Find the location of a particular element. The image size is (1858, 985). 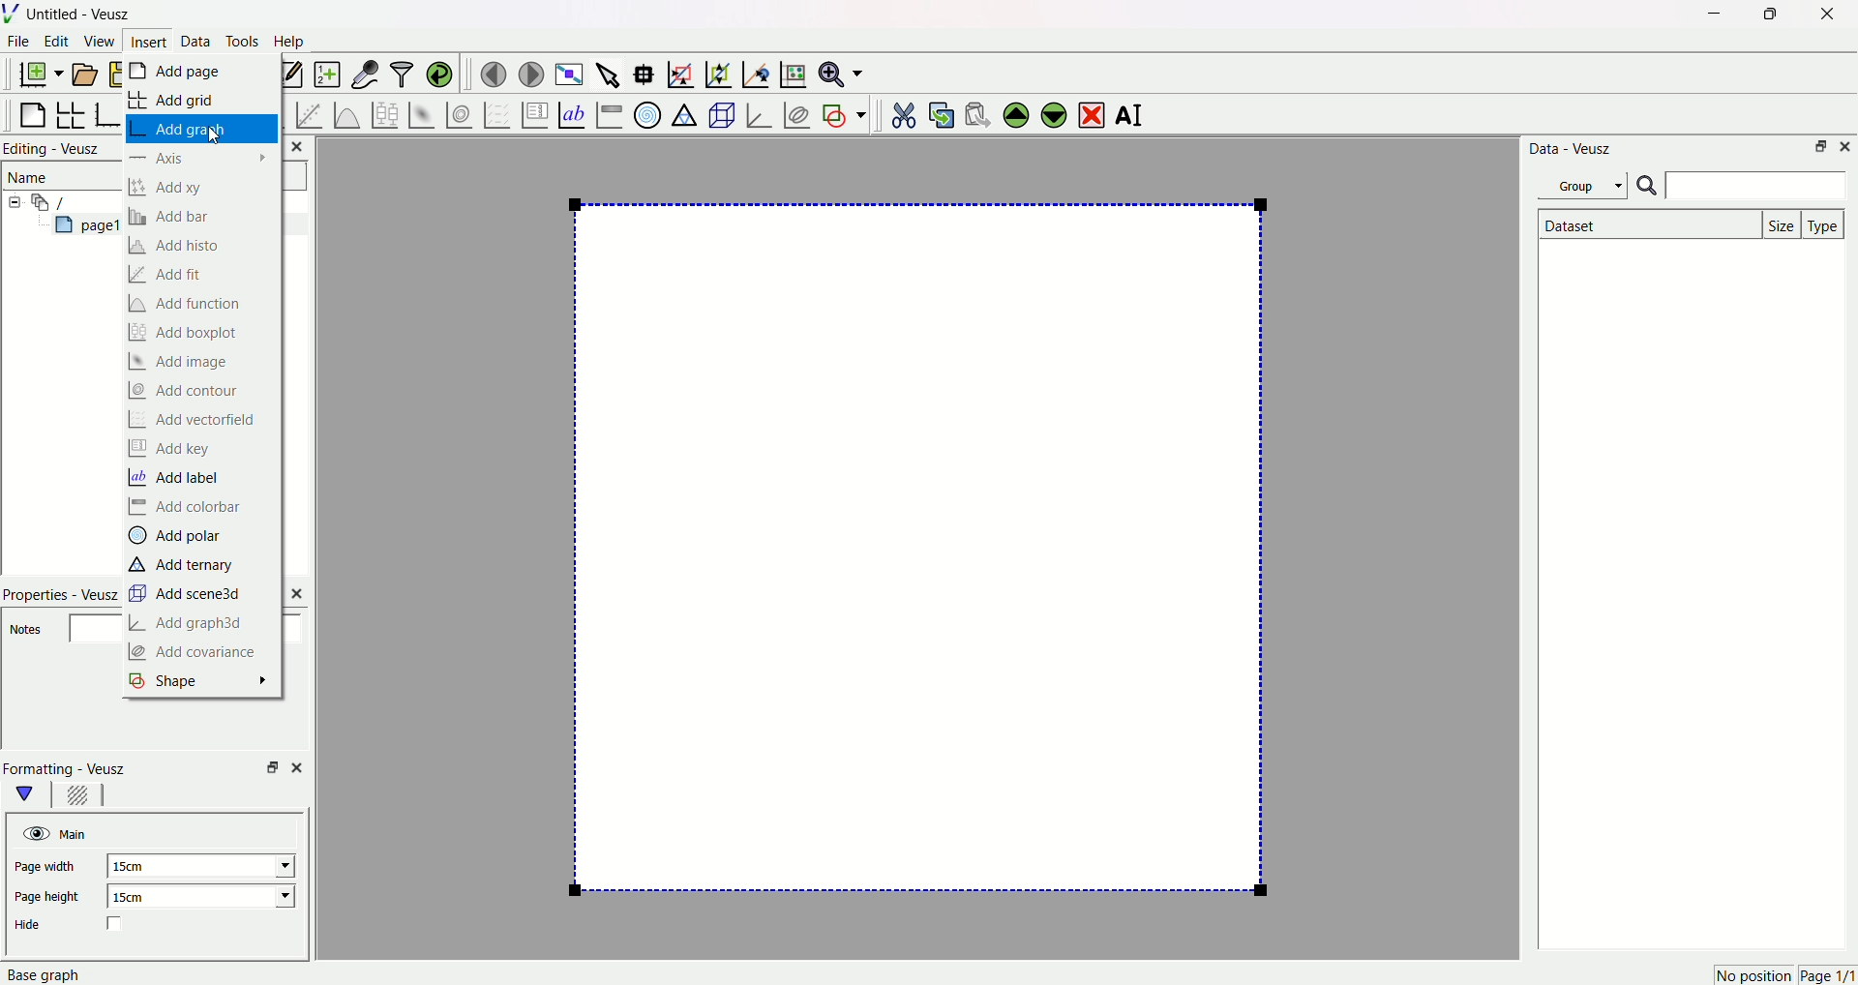

close is located at coordinates (297, 765).